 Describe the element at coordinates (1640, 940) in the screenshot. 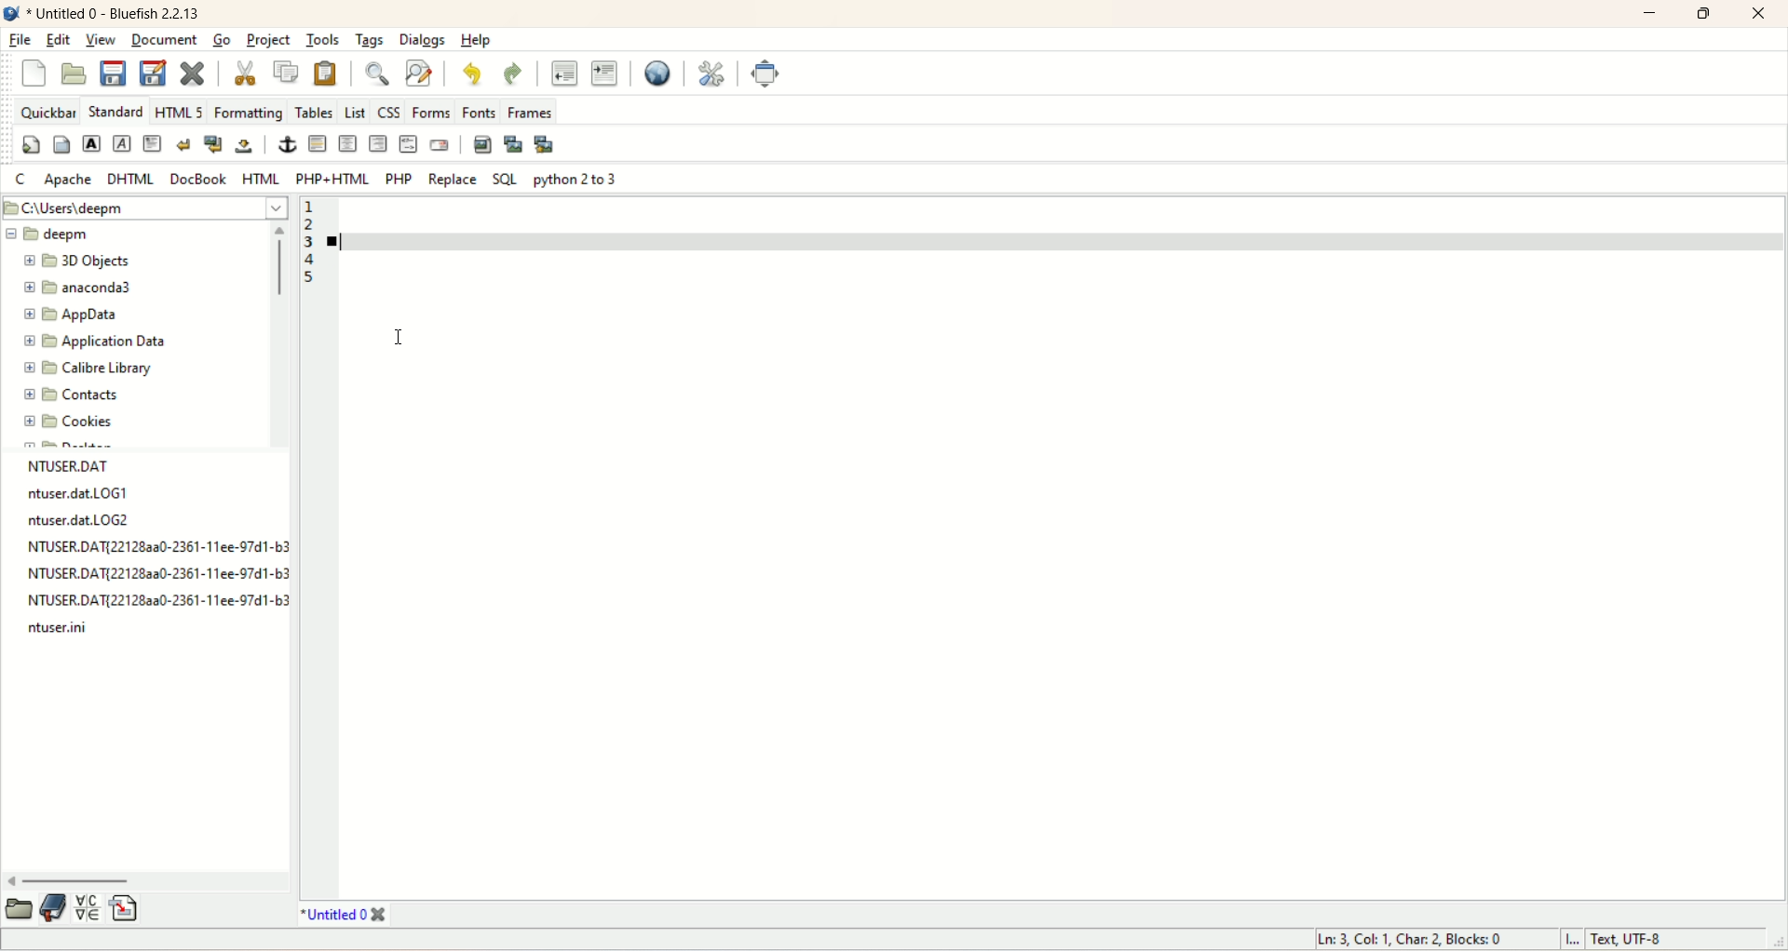

I see `text, UTF-8` at that location.